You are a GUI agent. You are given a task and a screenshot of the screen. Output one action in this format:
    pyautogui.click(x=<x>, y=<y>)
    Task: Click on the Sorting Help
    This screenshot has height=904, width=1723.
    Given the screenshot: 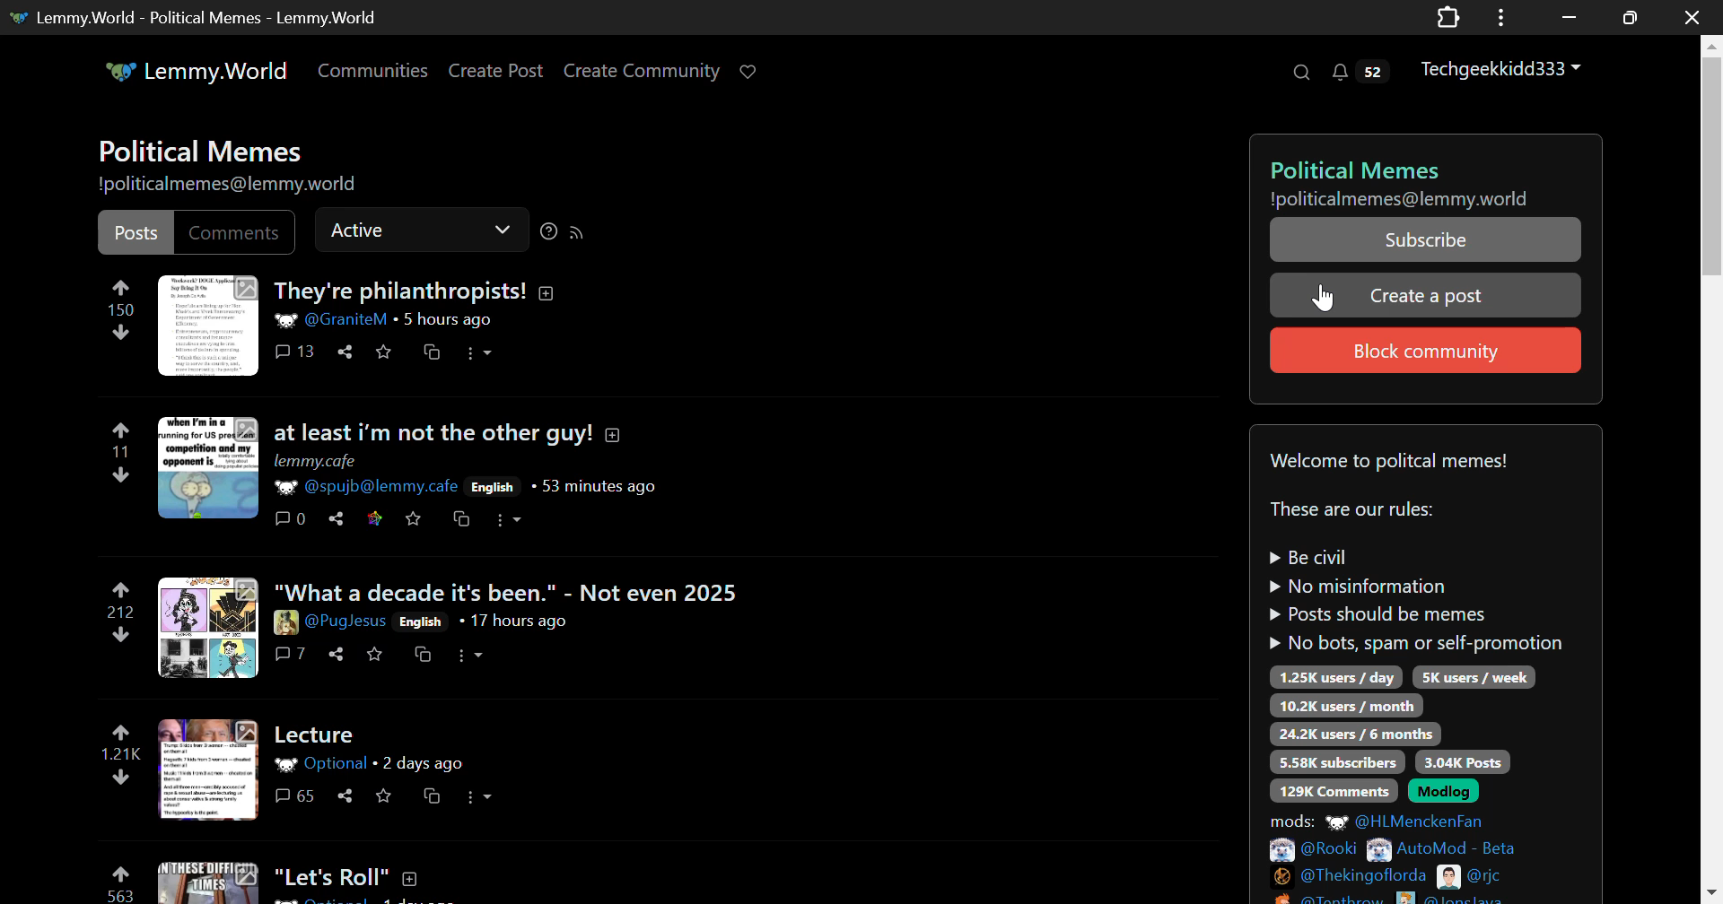 What is the action you would take?
    pyautogui.click(x=546, y=230)
    